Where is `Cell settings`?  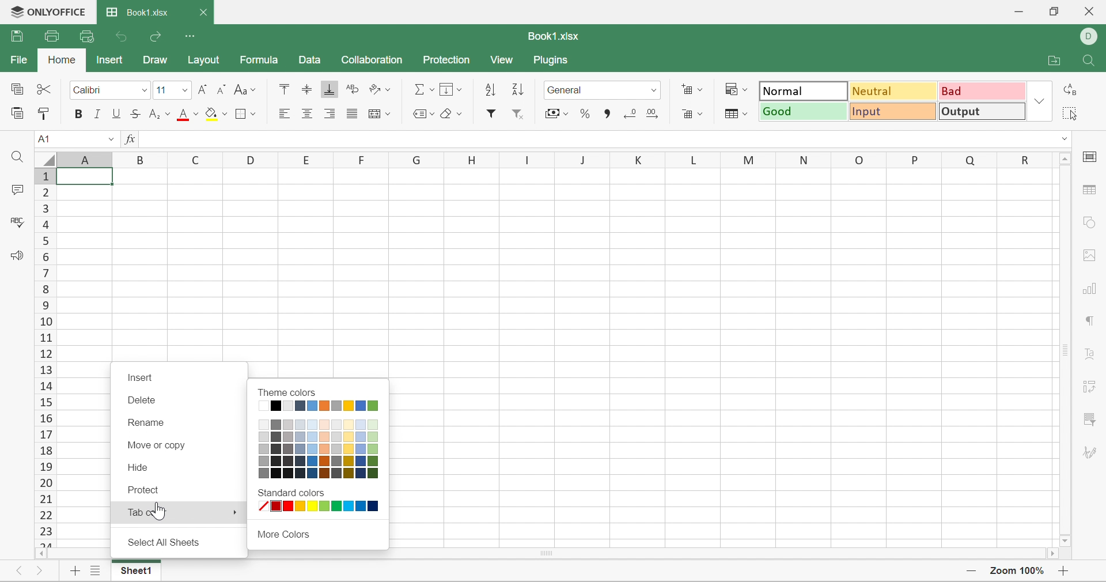 Cell settings is located at coordinates (1090, 158).